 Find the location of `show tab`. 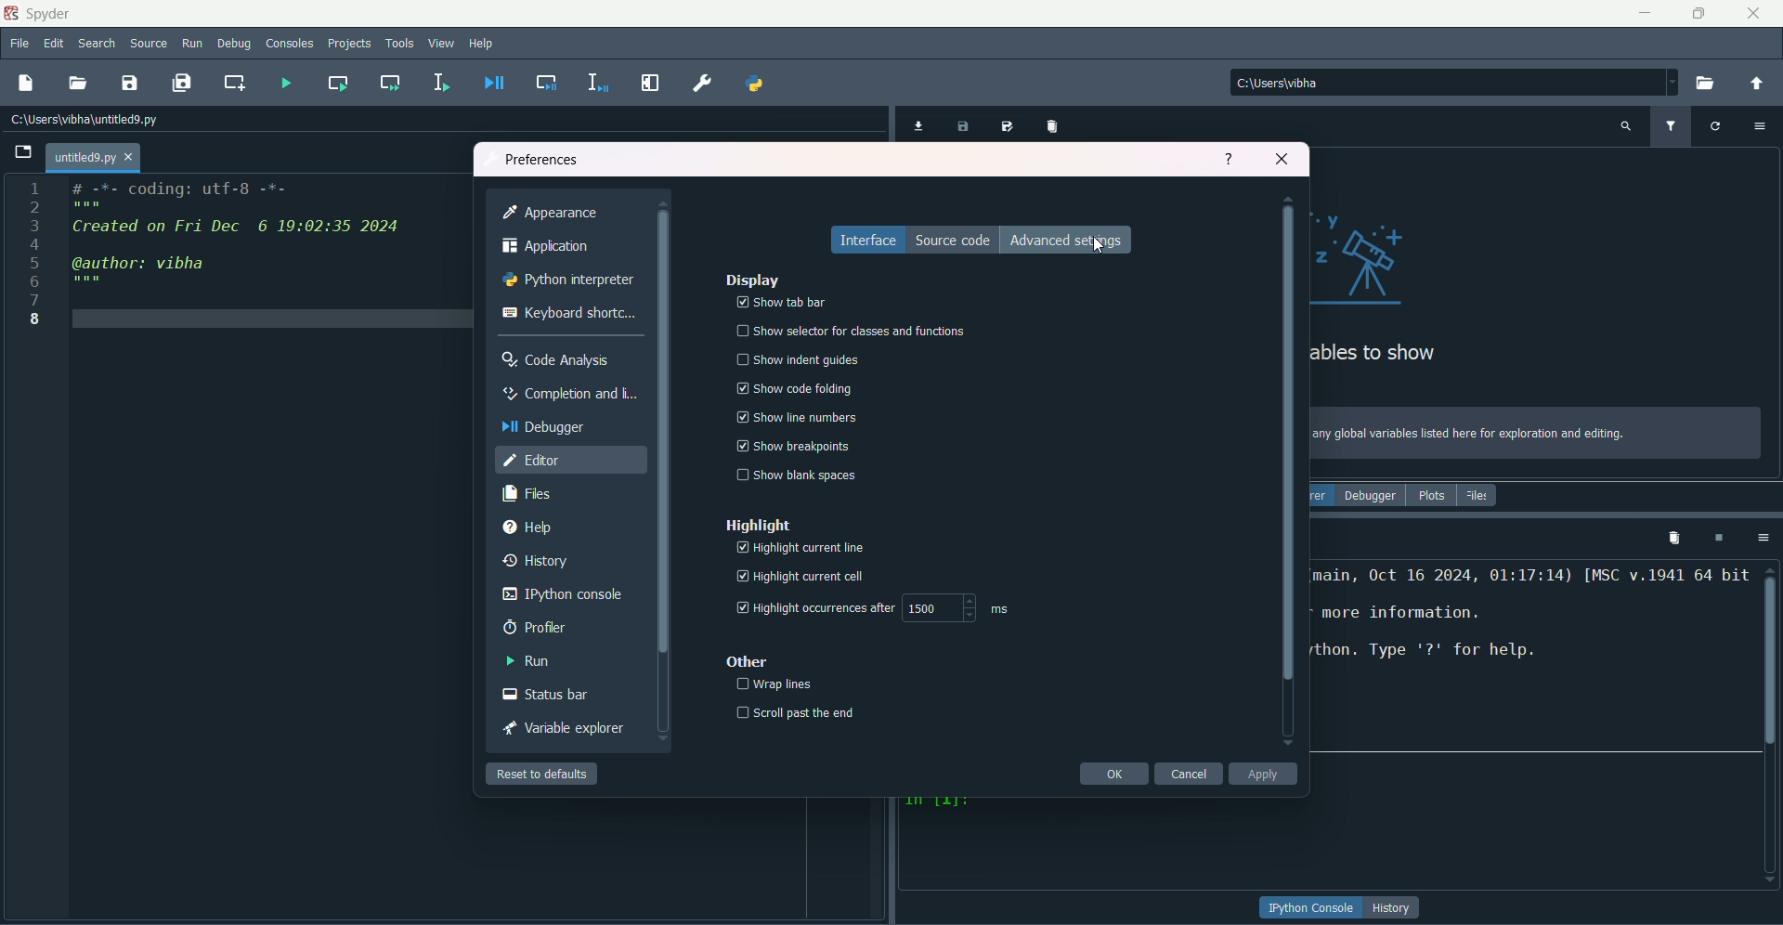

show tab is located at coordinates (785, 303).